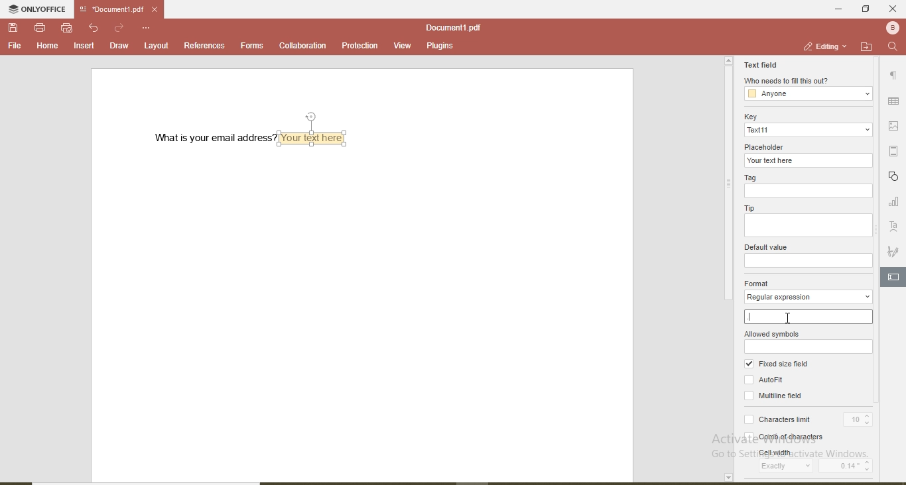 The height and width of the screenshot is (485, 906). I want to click on key, so click(749, 117).